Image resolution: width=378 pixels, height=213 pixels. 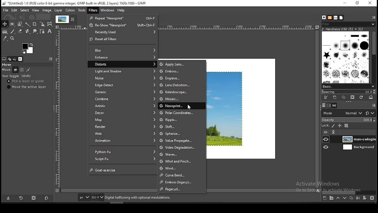 I want to click on healing tool, so click(x=27, y=31).